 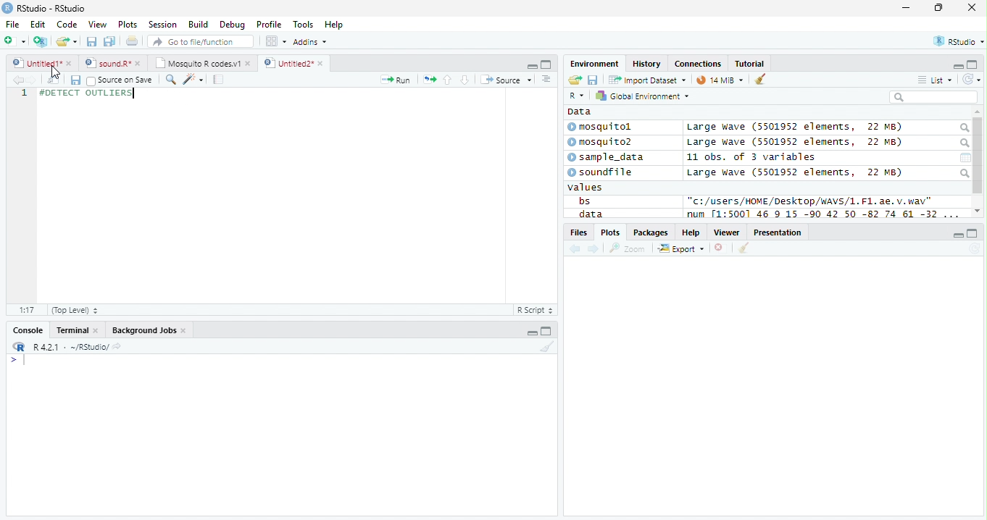 I want to click on Full screen, so click(x=546, y=64).